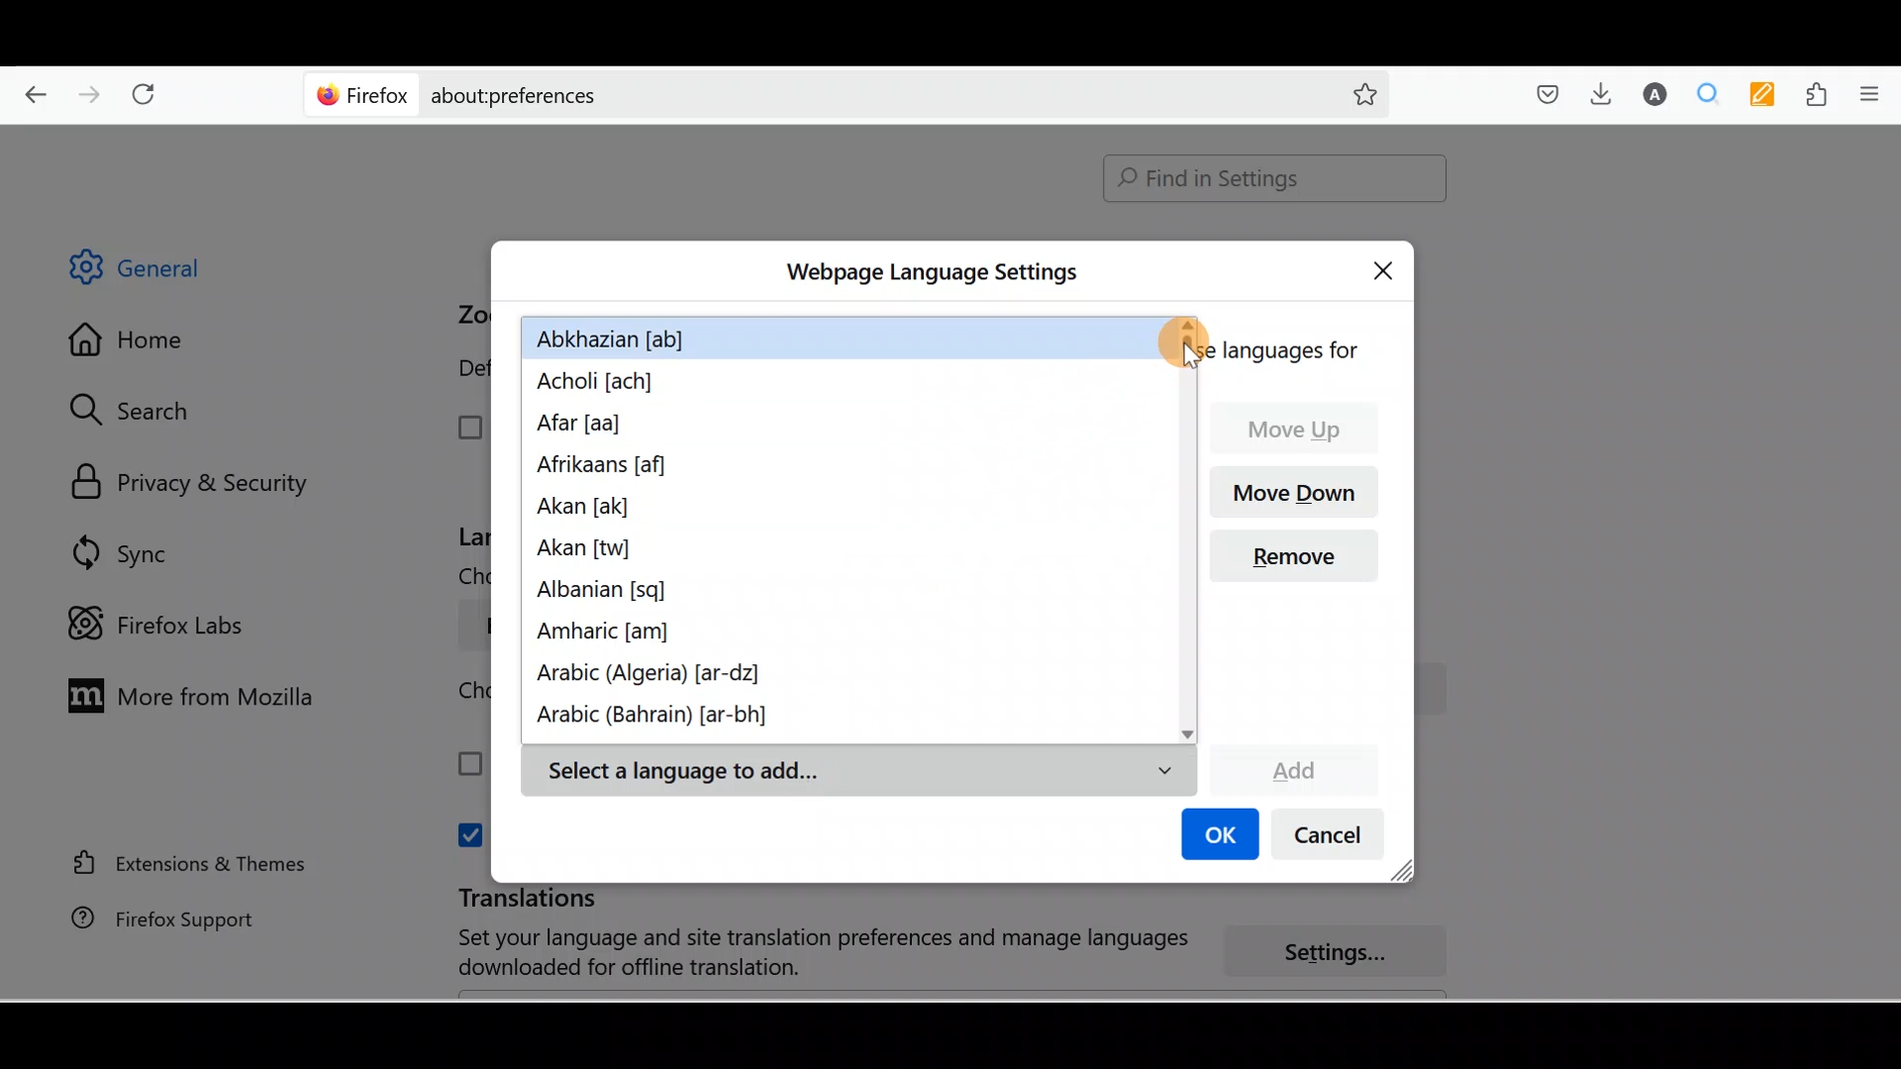 Image resolution: width=1901 pixels, height=1069 pixels. I want to click on Open application menu, so click(1876, 92).